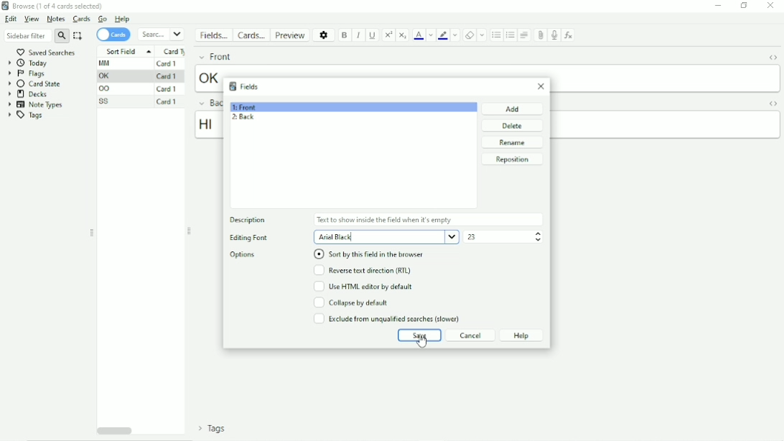 The height and width of the screenshot is (441, 784). Describe the element at coordinates (512, 159) in the screenshot. I see `Reposition` at that location.